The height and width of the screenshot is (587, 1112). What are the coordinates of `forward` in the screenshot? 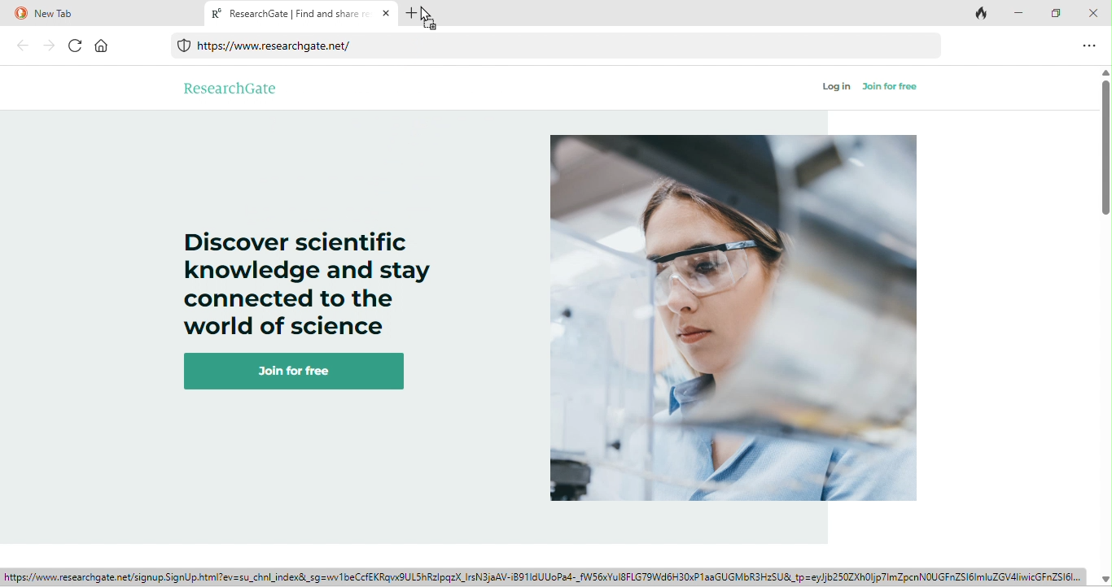 It's located at (50, 46).